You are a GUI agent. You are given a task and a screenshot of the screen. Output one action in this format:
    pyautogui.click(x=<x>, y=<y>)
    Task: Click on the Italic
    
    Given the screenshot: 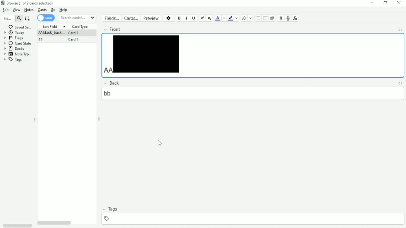 What is the action you would take?
    pyautogui.click(x=186, y=18)
    